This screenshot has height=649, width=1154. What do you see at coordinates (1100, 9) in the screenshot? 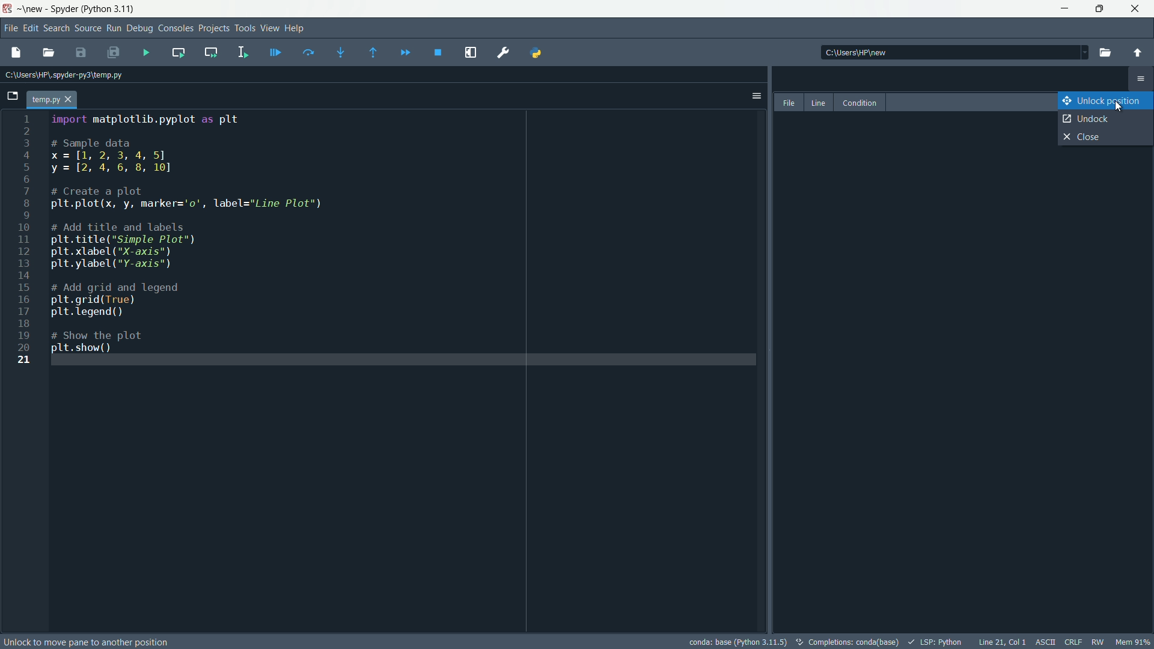
I see `close app` at bounding box center [1100, 9].